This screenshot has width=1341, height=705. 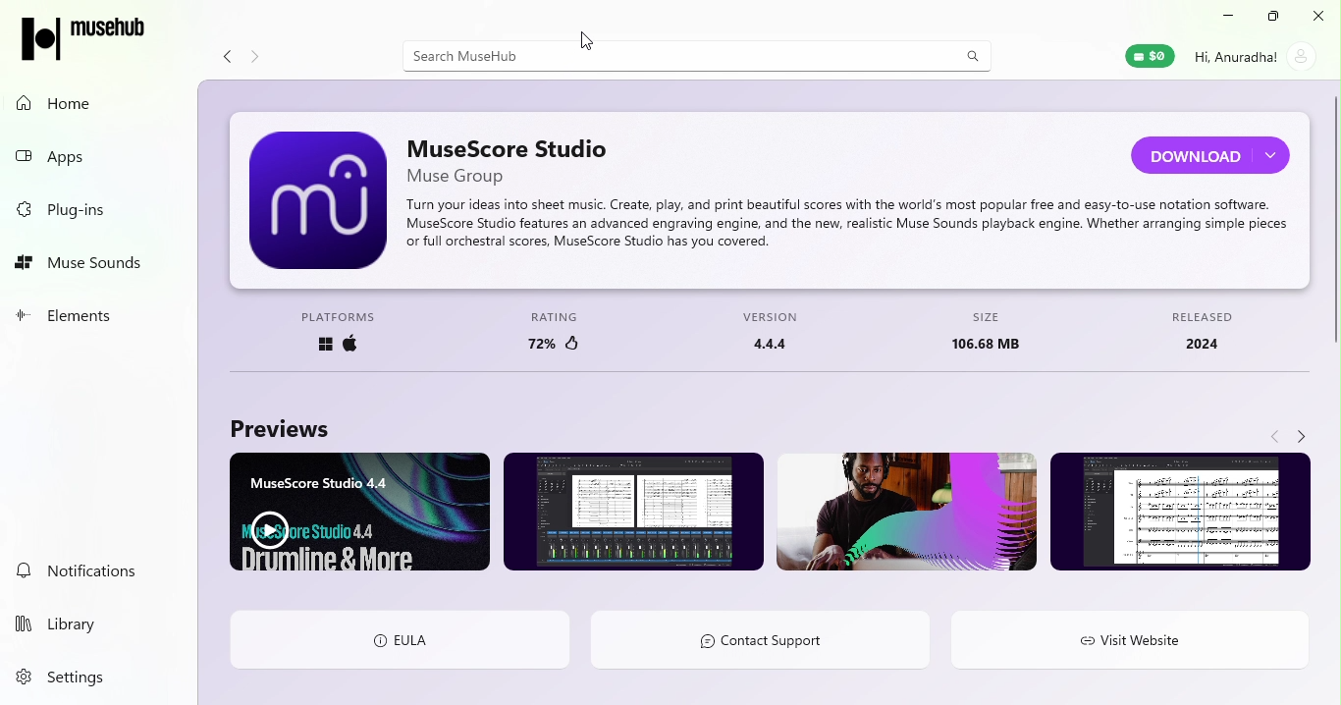 What do you see at coordinates (903, 514) in the screenshot?
I see `Preview image` at bounding box center [903, 514].